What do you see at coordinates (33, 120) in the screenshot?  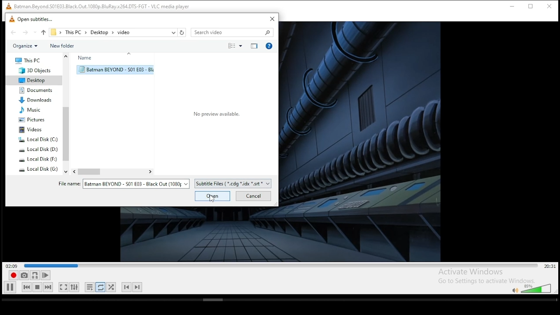 I see `pictures` at bounding box center [33, 120].